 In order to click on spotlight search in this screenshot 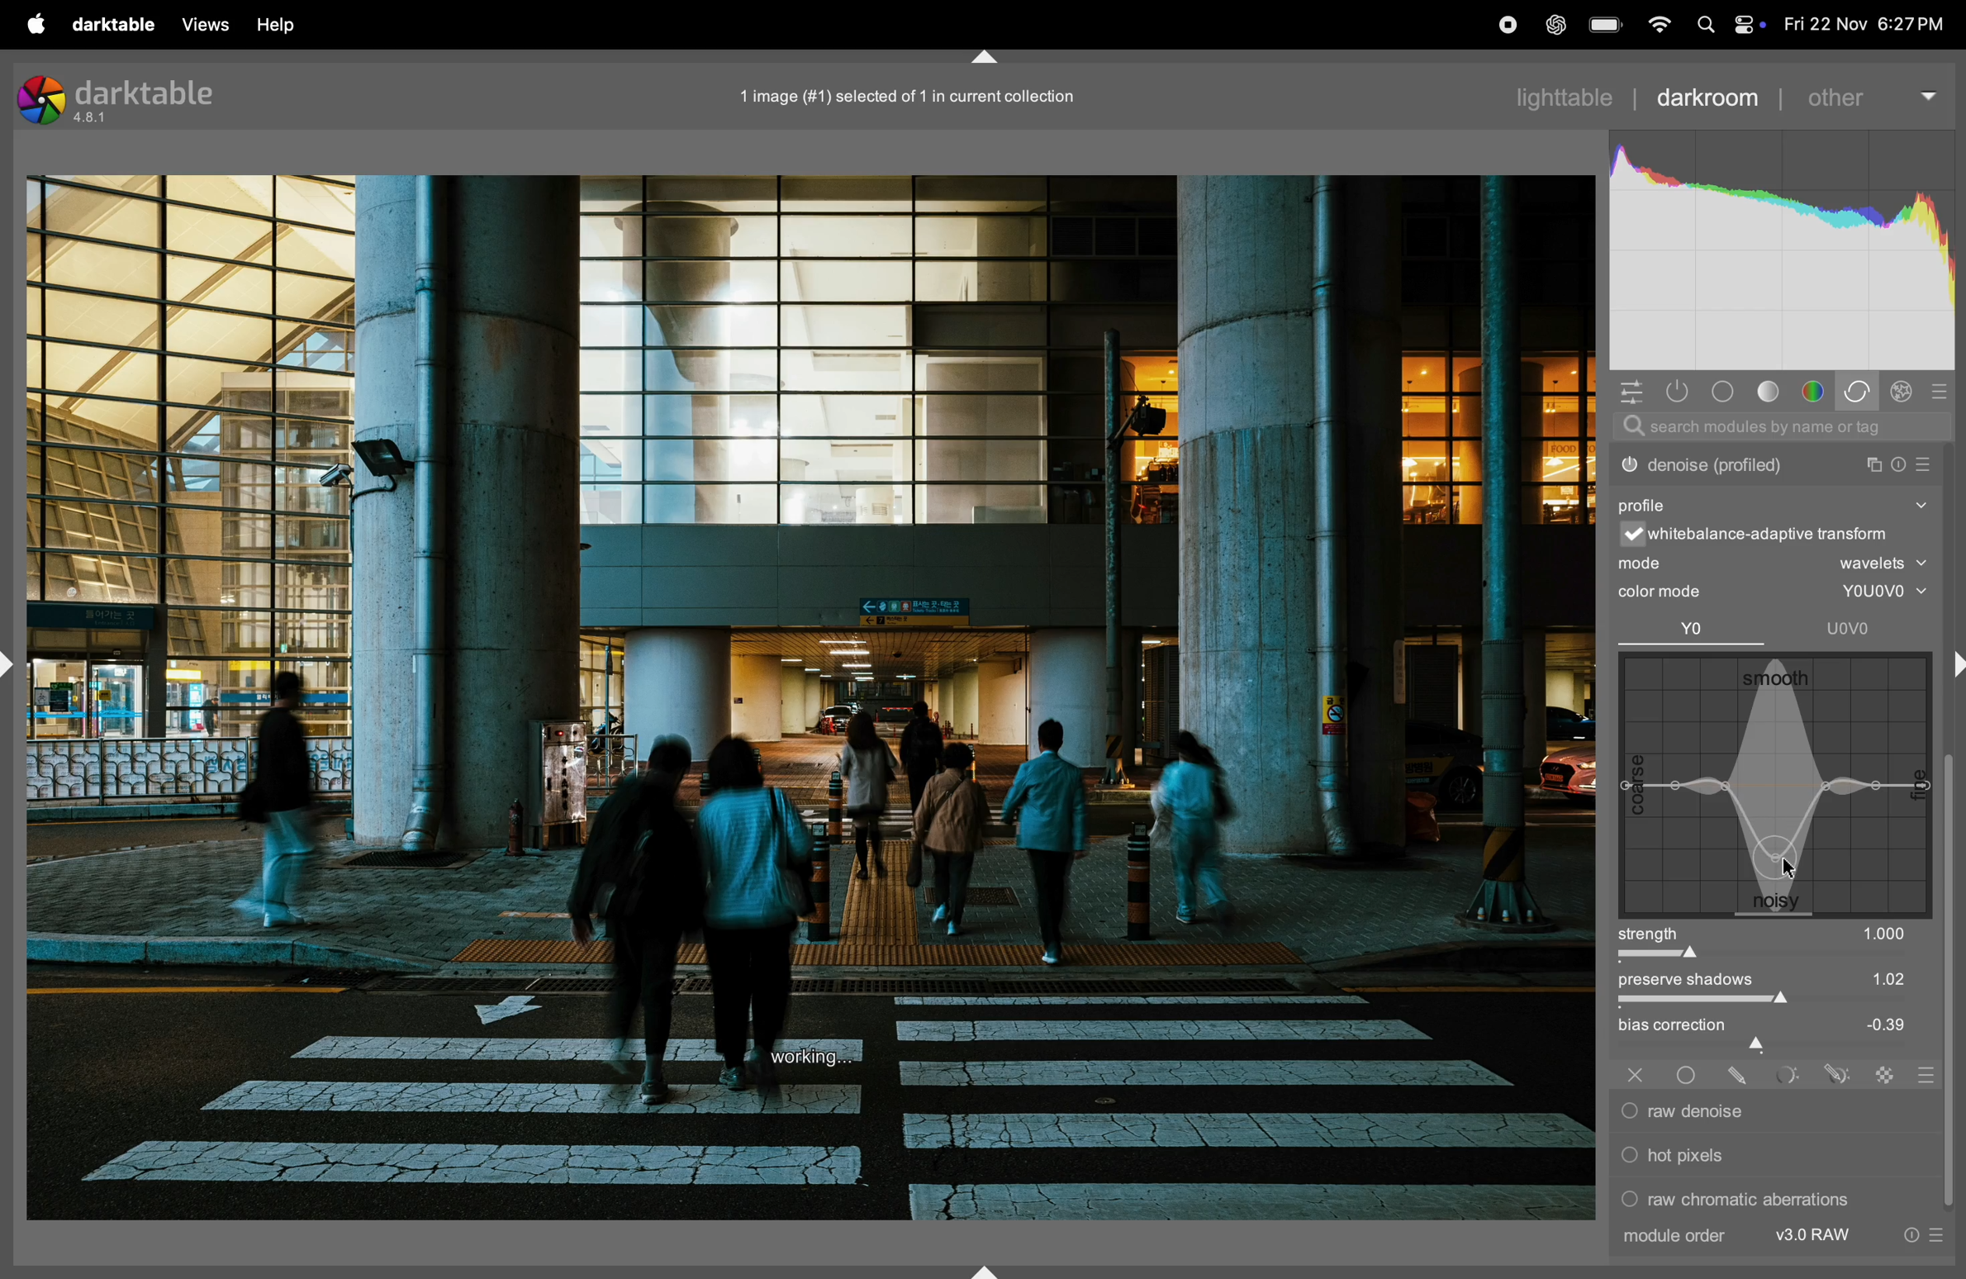, I will do `click(1706, 28)`.